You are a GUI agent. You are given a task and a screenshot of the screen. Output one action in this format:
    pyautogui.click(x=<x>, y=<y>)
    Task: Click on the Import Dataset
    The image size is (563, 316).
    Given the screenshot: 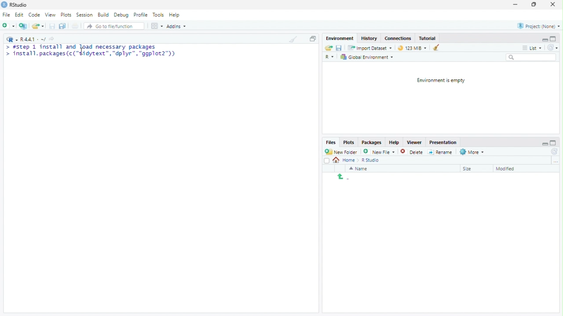 What is the action you would take?
    pyautogui.click(x=371, y=48)
    